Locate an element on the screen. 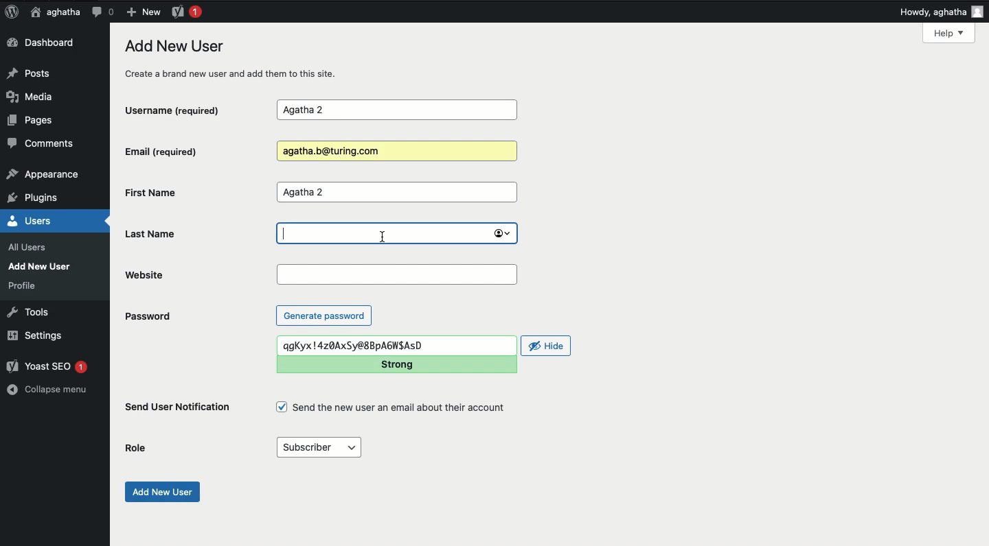 Image resolution: width=989 pixels, height=546 pixels. Yoast is located at coordinates (185, 11).